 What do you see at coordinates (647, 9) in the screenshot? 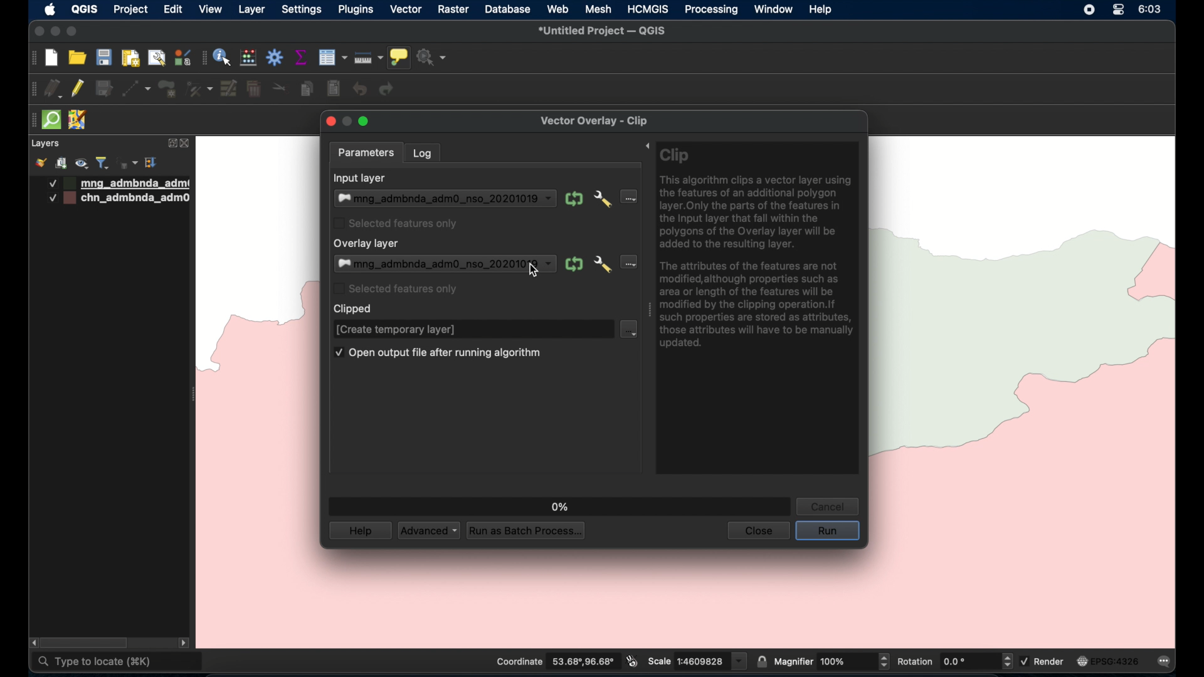
I see `HCMGIS` at bounding box center [647, 9].